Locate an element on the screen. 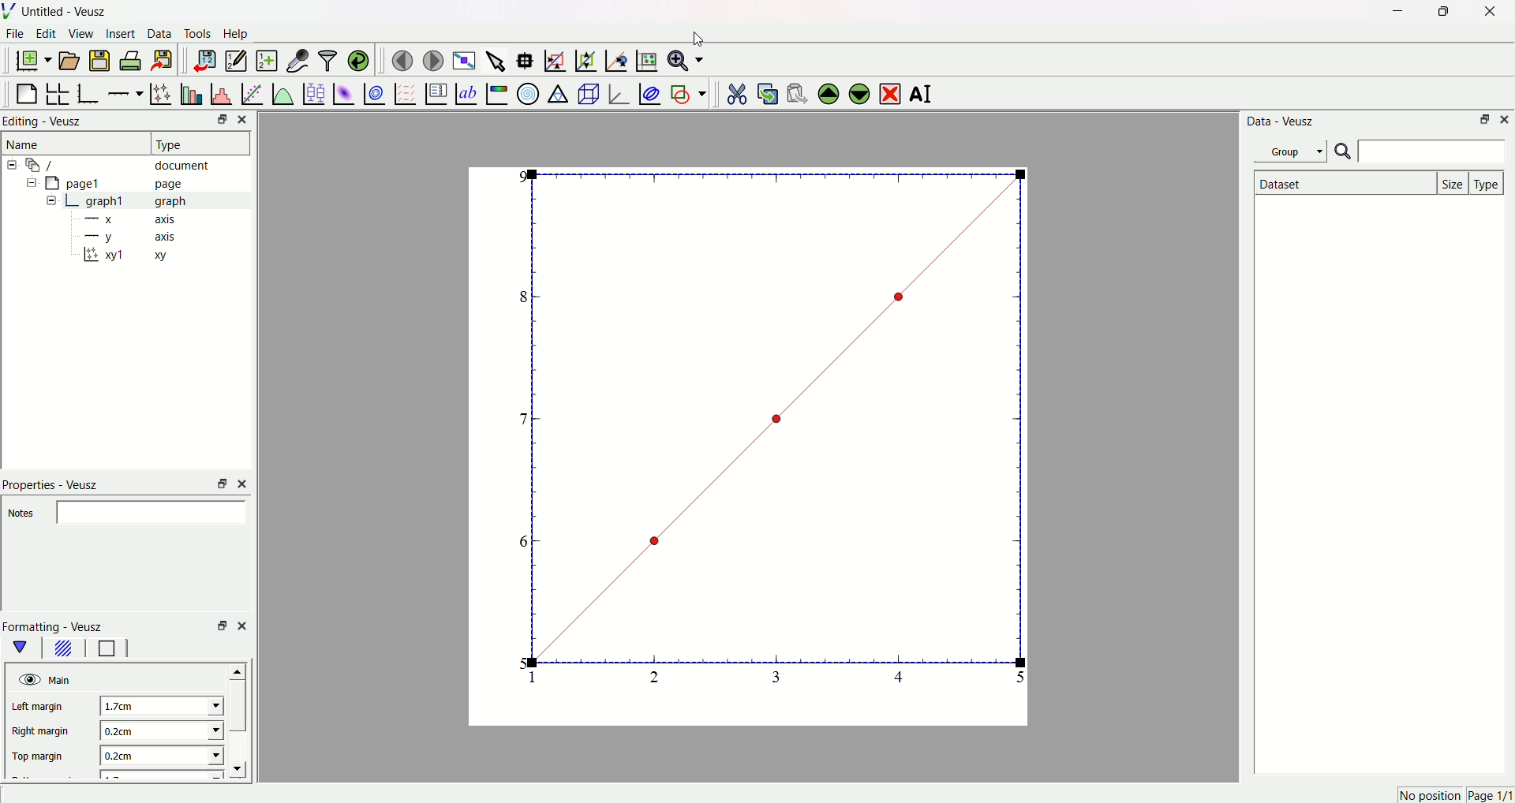 The image size is (1515, 803). plot 2 d datasets as image is located at coordinates (344, 92).